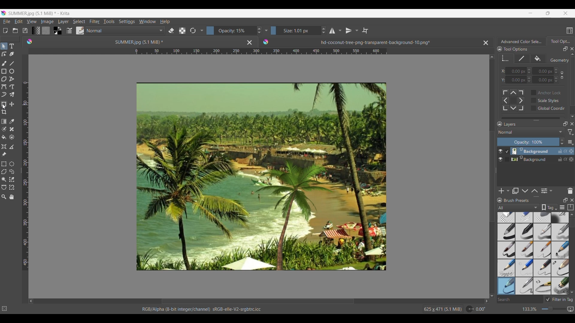  Describe the element at coordinates (570, 208) in the screenshot. I see `Storage resources` at that location.